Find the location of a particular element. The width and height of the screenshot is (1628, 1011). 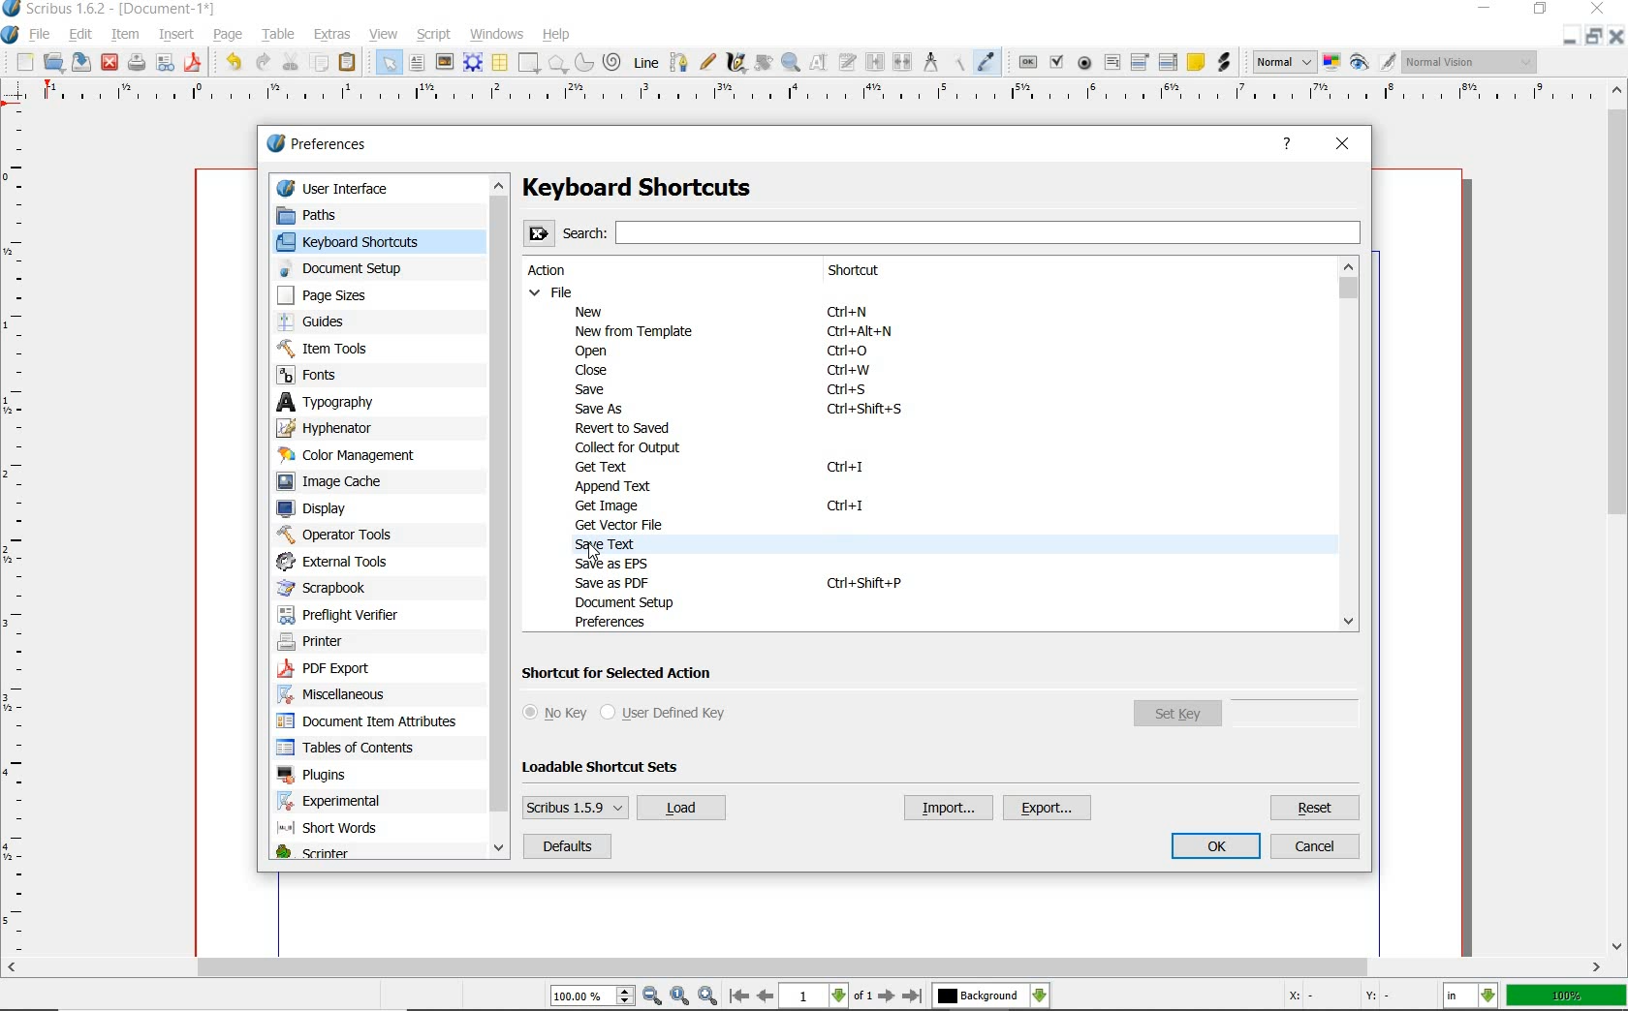

script is located at coordinates (437, 35).